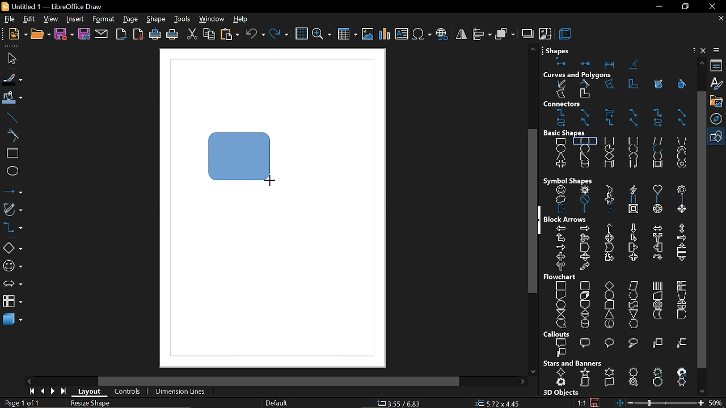  Describe the element at coordinates (192, 36) in the screenshot. I see `cut` at that location.